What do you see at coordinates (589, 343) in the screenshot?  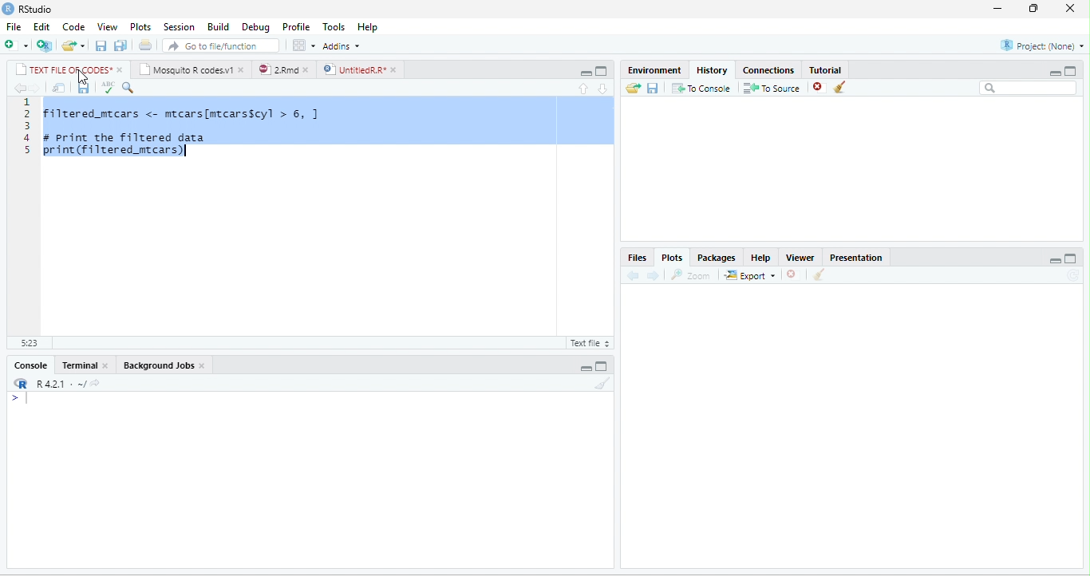 I see `R script` at bounding box center [589, 343].